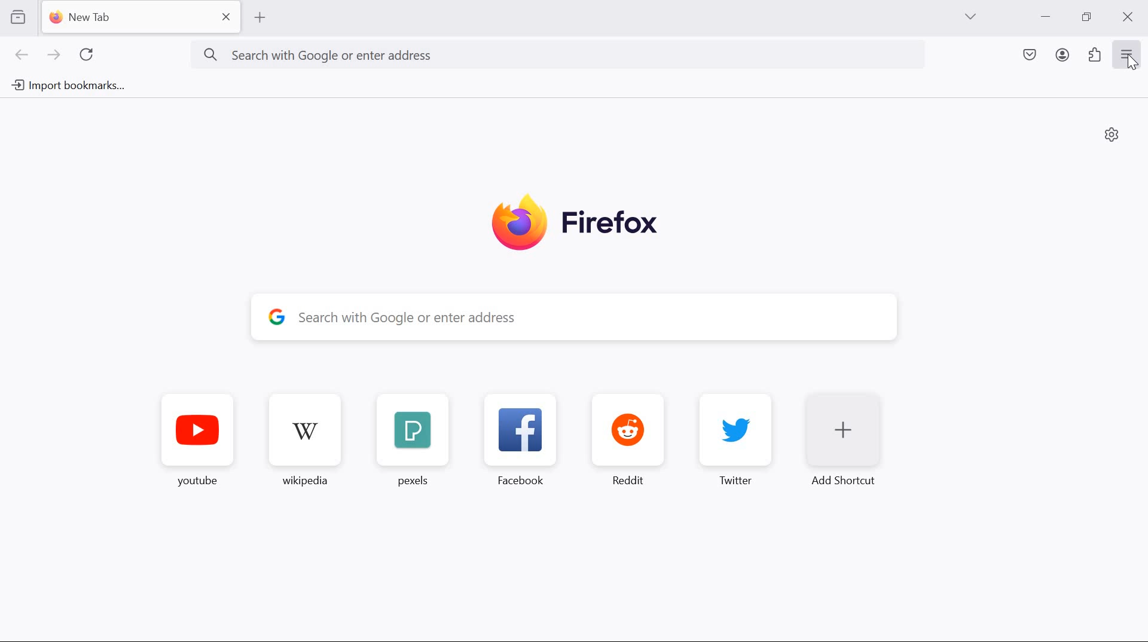 This screenshot has width=1148, height=642. What do you see at coordinates (848, 443) in the screenshot?
I see `Add Shortcut` at bounding box center [848, 443].